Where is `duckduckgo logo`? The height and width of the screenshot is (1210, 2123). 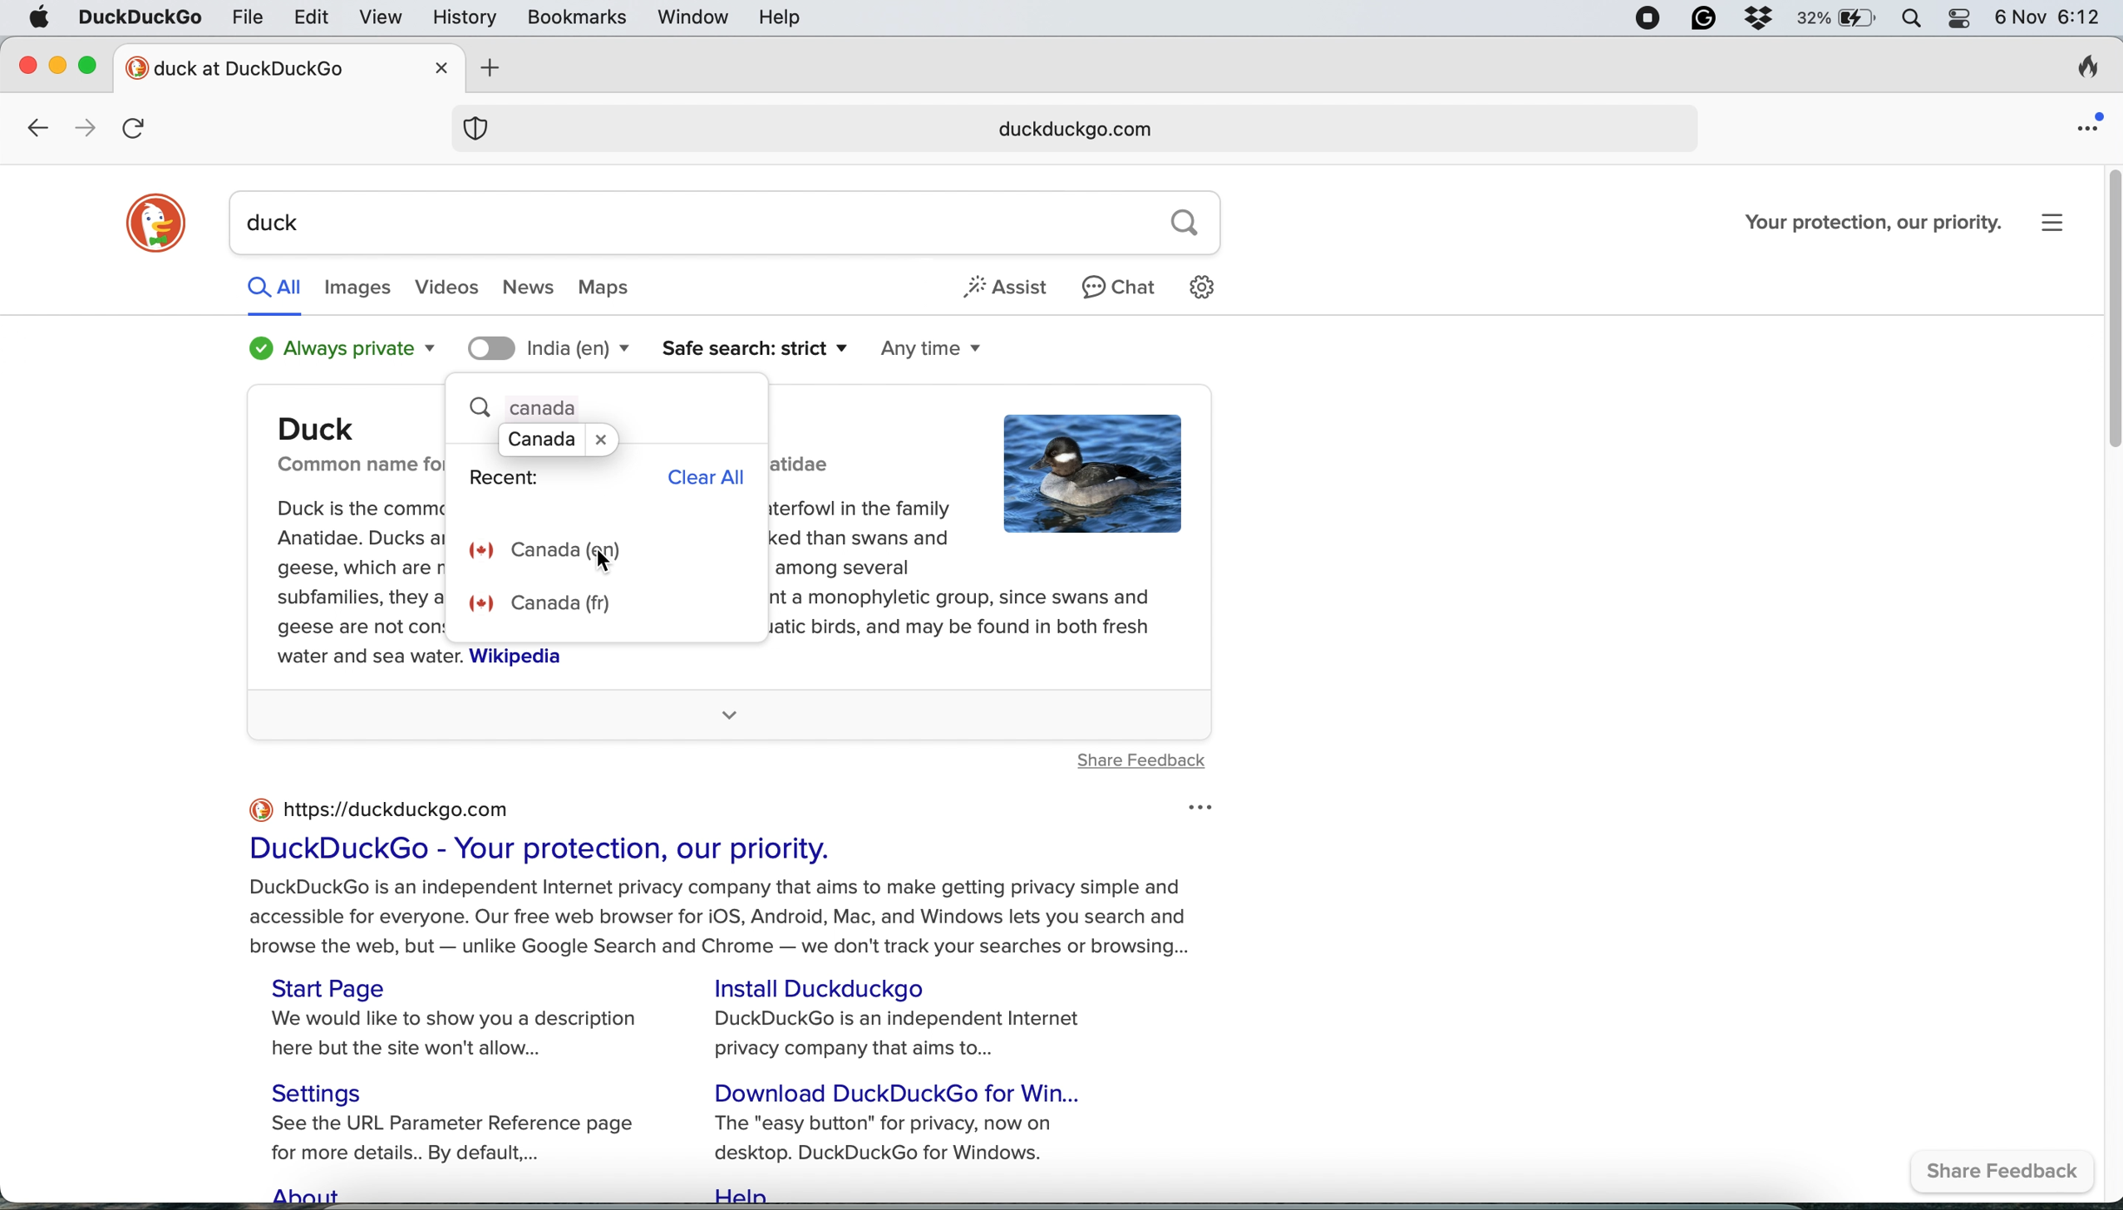
duckduckgo logo is located at coordinates (155, 225).